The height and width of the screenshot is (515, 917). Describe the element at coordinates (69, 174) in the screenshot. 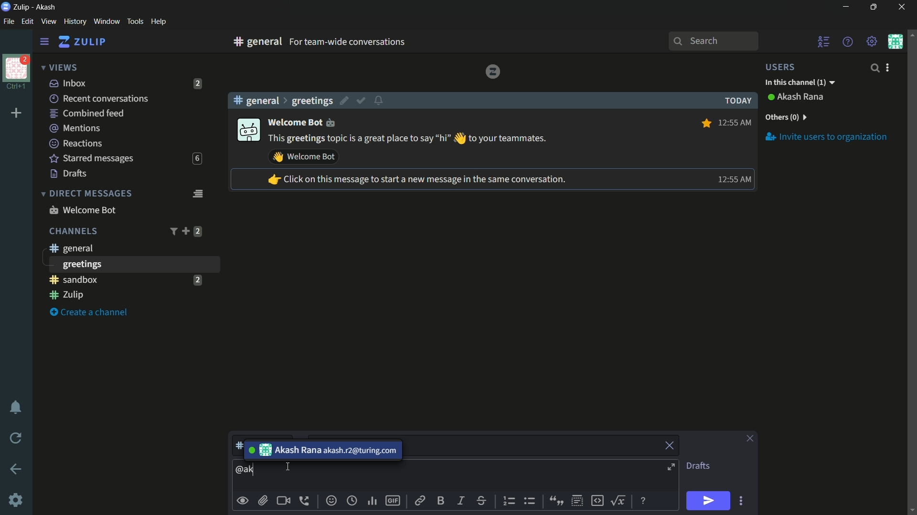

I see `drafts` at that location.